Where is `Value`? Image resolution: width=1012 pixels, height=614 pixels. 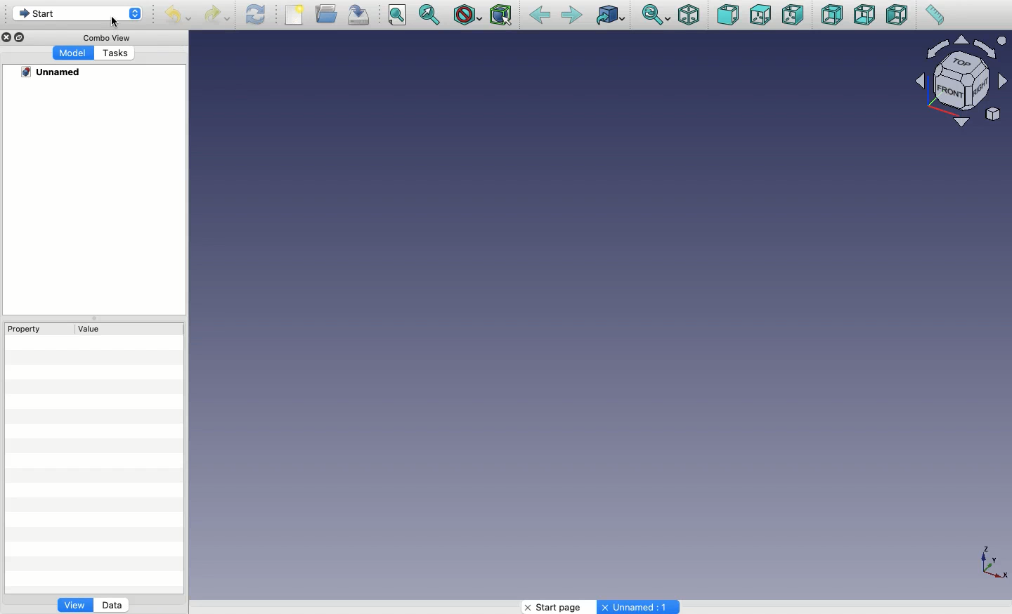 Value is located at coordinates (91, 329).